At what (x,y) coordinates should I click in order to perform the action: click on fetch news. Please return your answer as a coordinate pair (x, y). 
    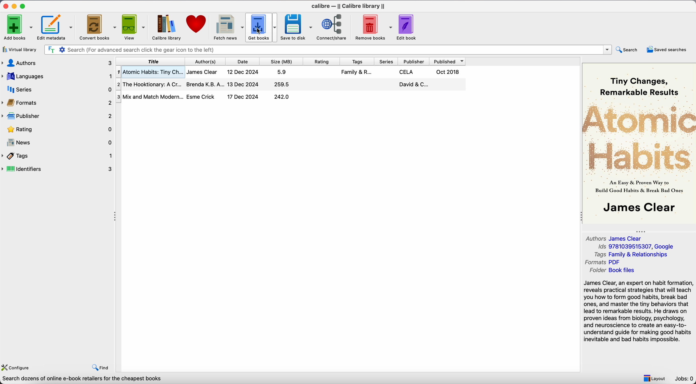
    Looking at the image, I should click on (227, 27).